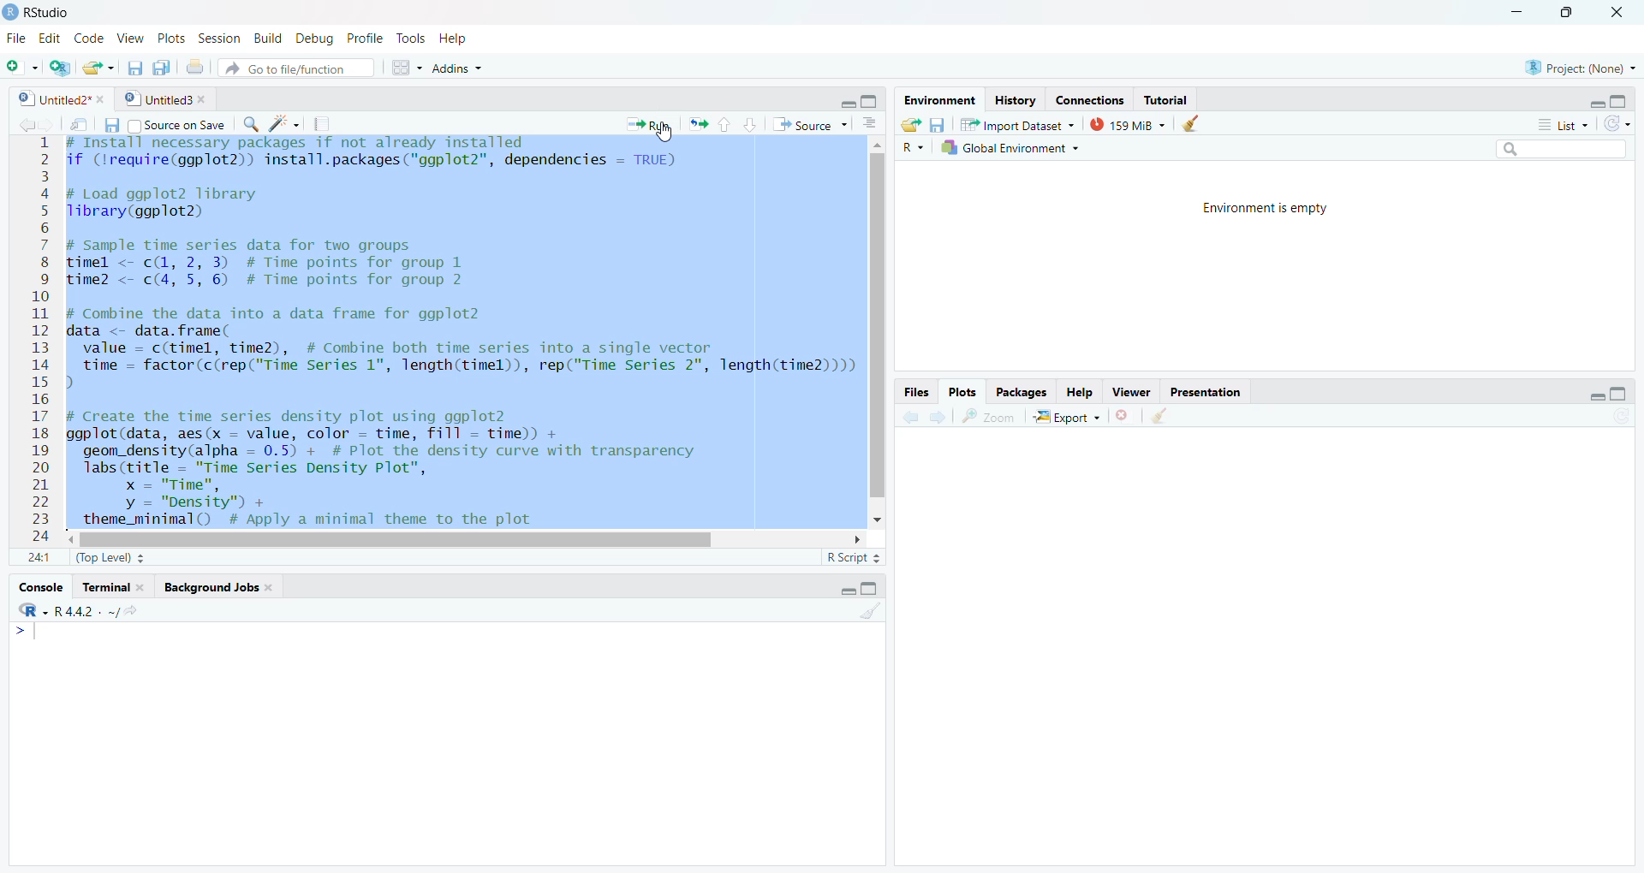 The width and height of the screenshot is (1644, 873). Describe the element at coordinates (1519, 10) in the screenshot. I see `Minimize` at that location.